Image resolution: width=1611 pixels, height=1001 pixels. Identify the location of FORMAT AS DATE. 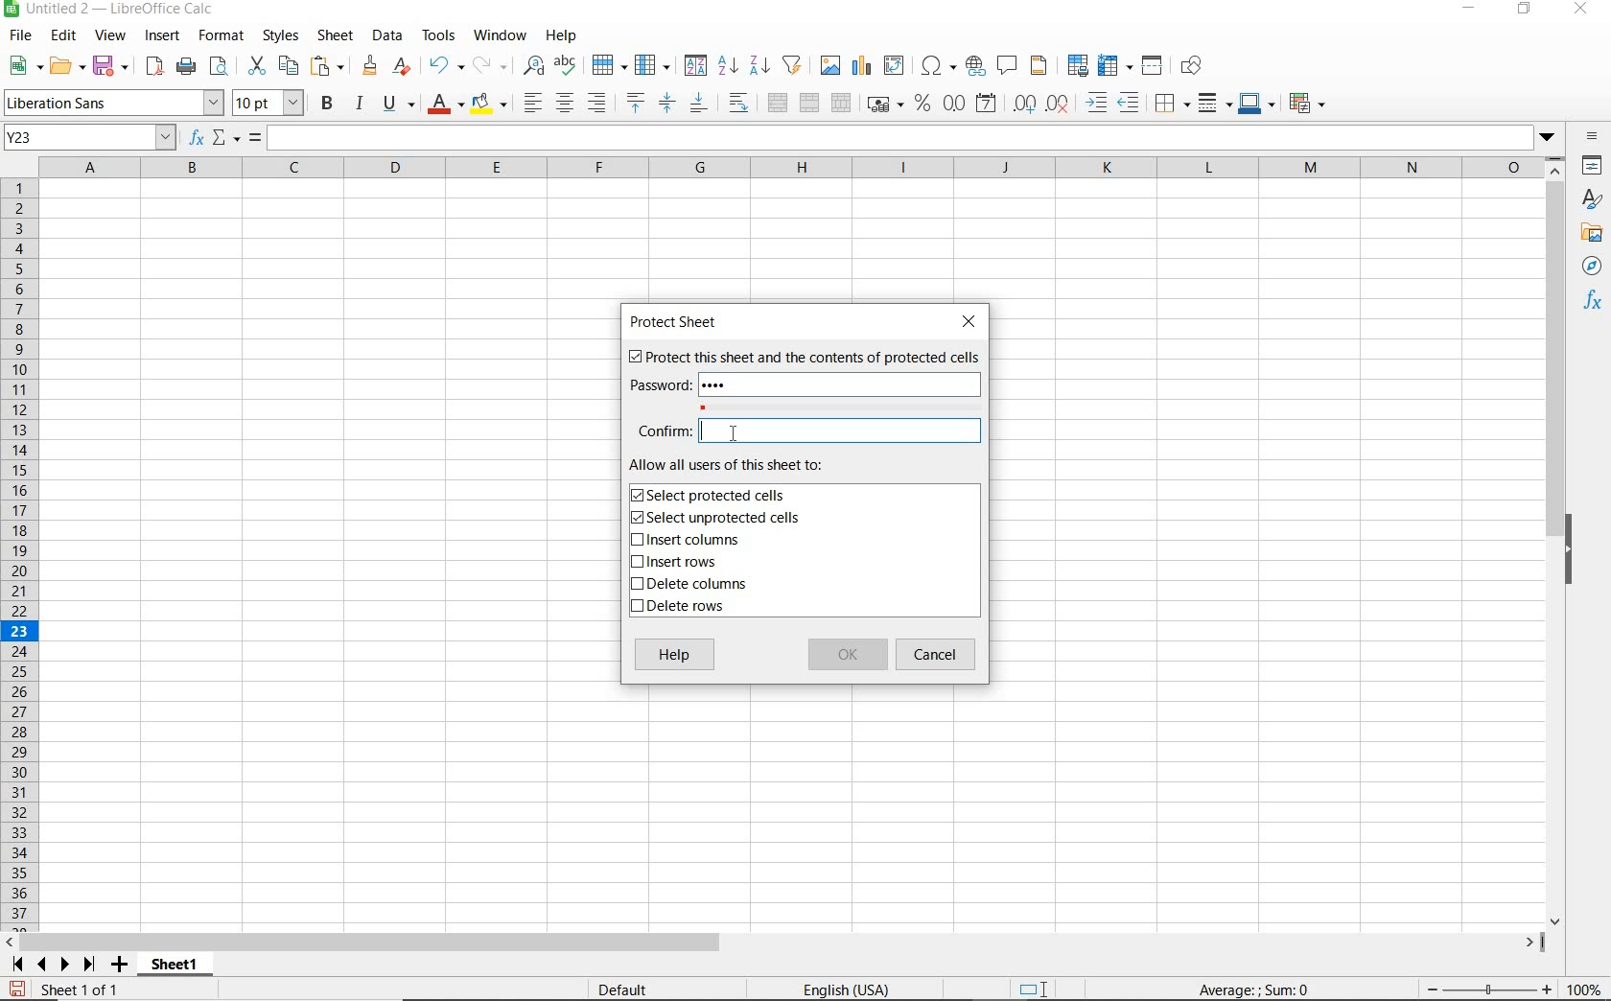
(985, 104).